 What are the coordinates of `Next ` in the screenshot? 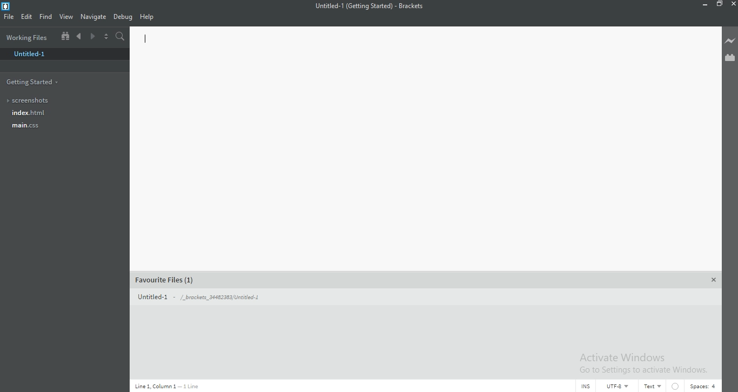 It's located at (93, 37).